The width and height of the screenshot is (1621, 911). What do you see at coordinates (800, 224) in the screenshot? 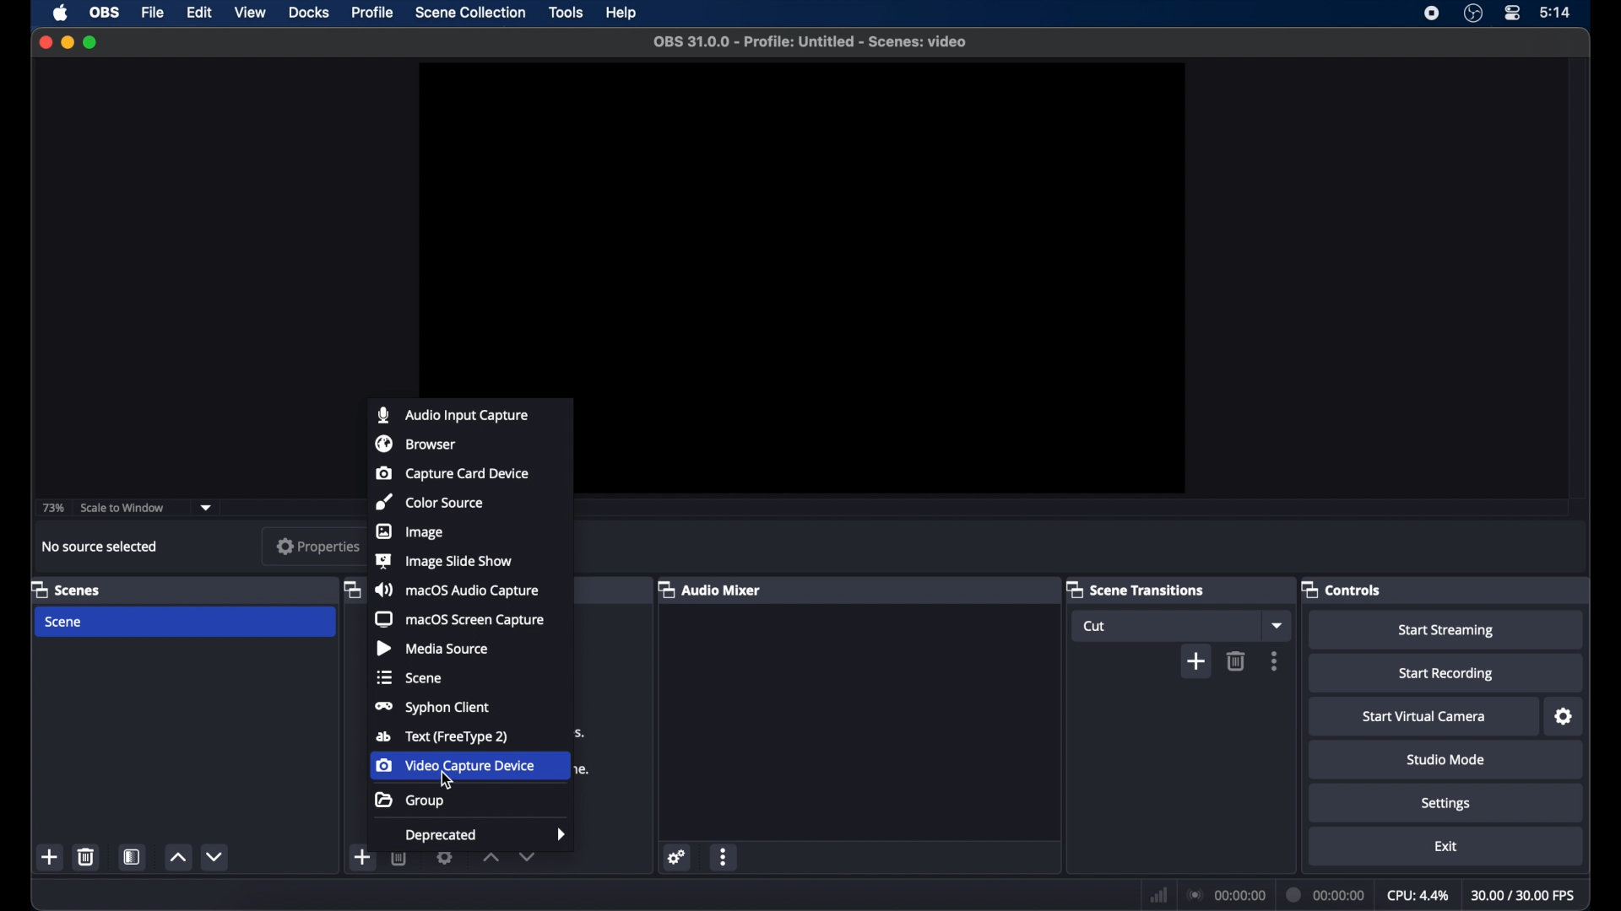
I see `preview` at bounding box center [800, 224].